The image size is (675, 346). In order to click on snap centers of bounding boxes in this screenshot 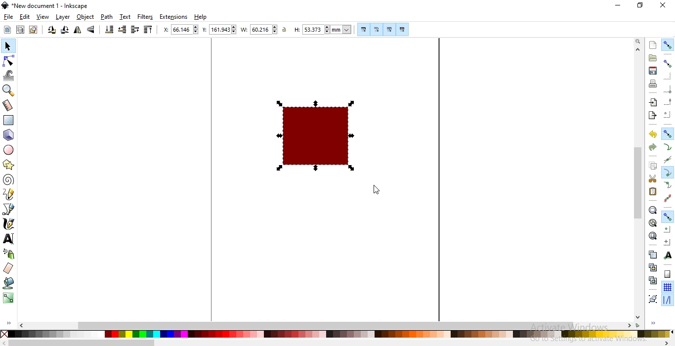, I will do `click(668, 114)`.